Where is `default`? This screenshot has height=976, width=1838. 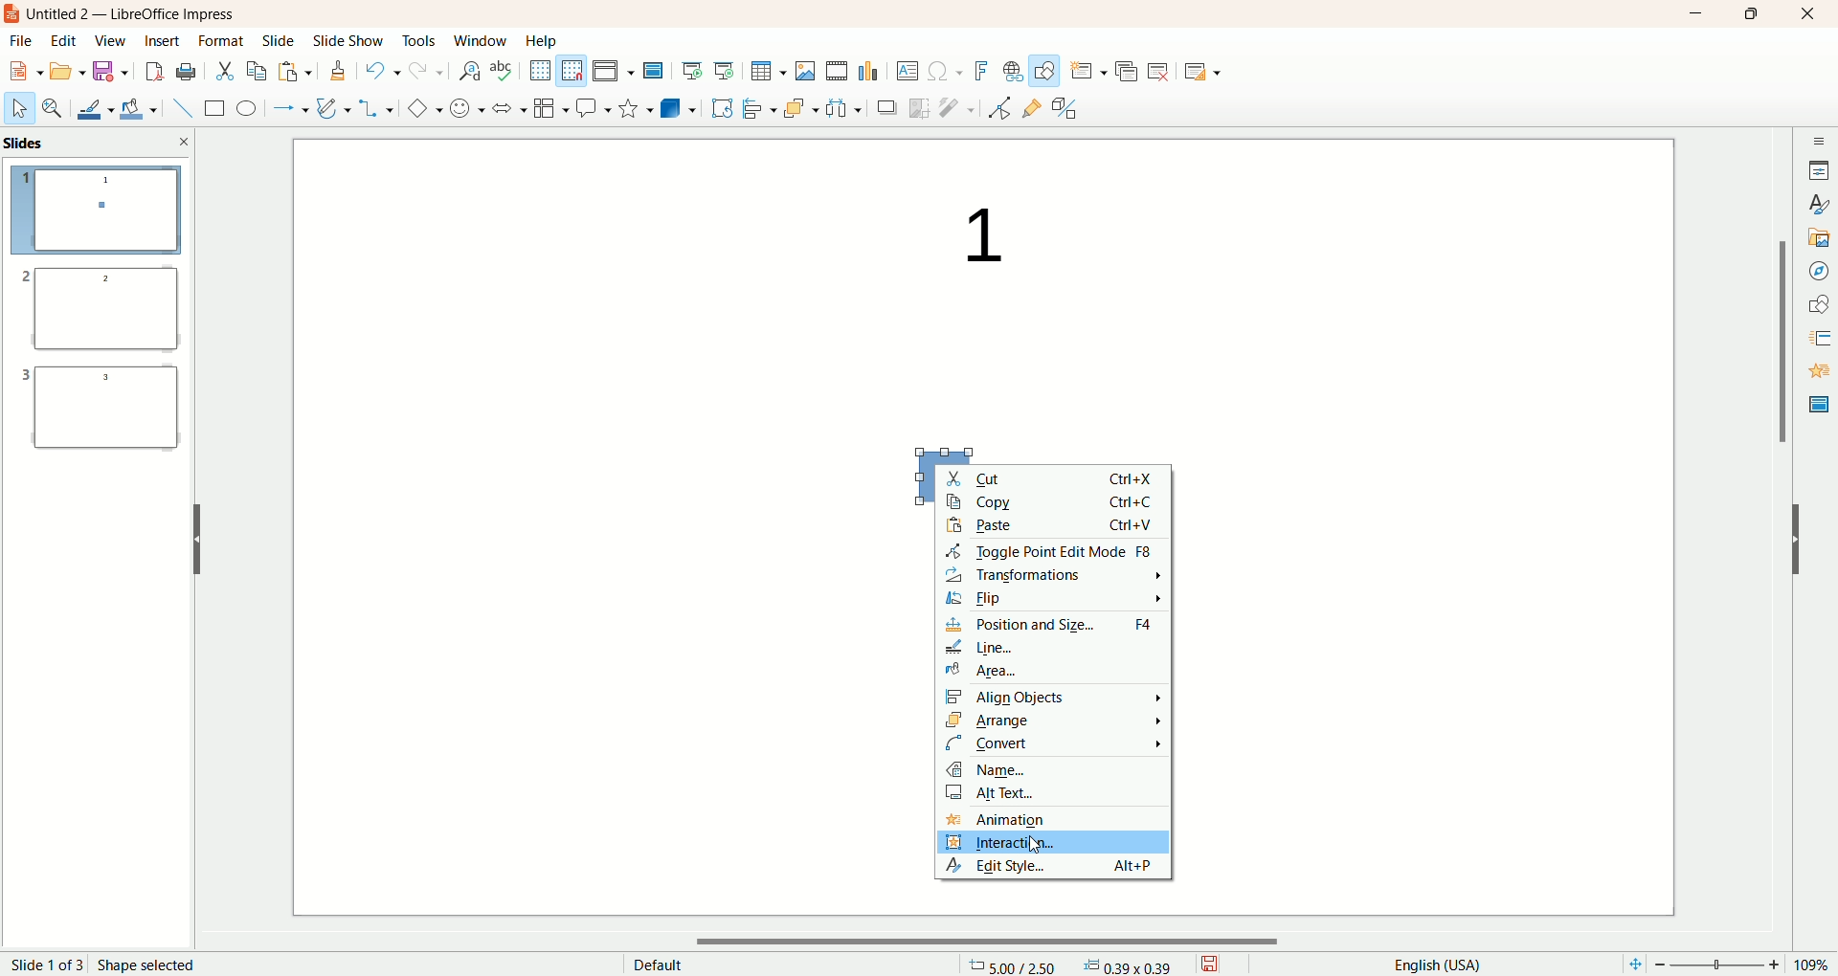
default is located at coordinates (656, 963).